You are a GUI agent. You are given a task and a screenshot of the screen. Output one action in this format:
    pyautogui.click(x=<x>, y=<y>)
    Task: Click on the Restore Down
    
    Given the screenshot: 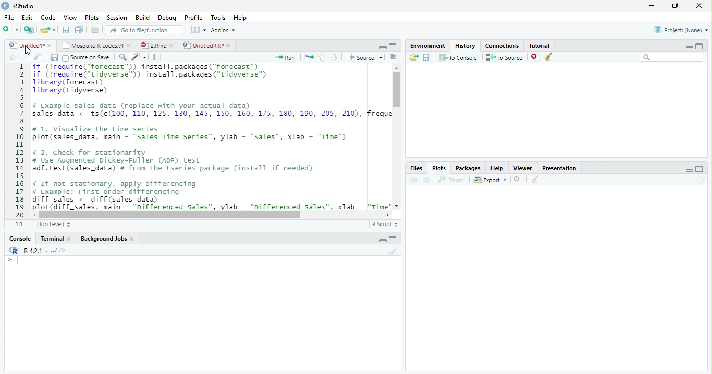 What is the action you would take?
    pyautogui.click(x=676, y=6)
    